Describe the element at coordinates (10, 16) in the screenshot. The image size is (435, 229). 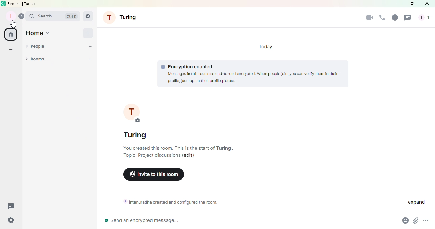
I see `Profile` at that location.